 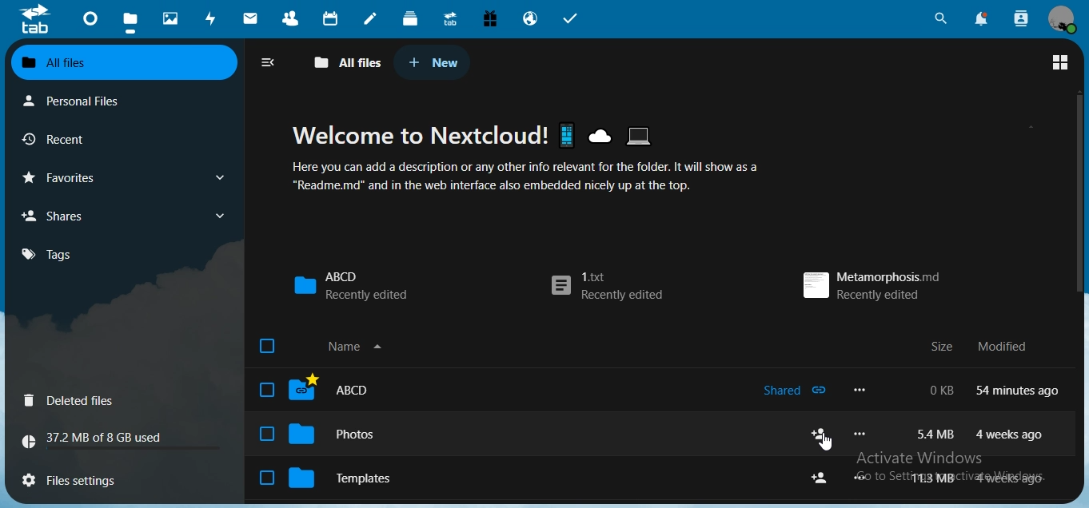 What do you see at coordinates (490, 19) in the screenshot?
I see `free trial` at bounding box center [490, 19].